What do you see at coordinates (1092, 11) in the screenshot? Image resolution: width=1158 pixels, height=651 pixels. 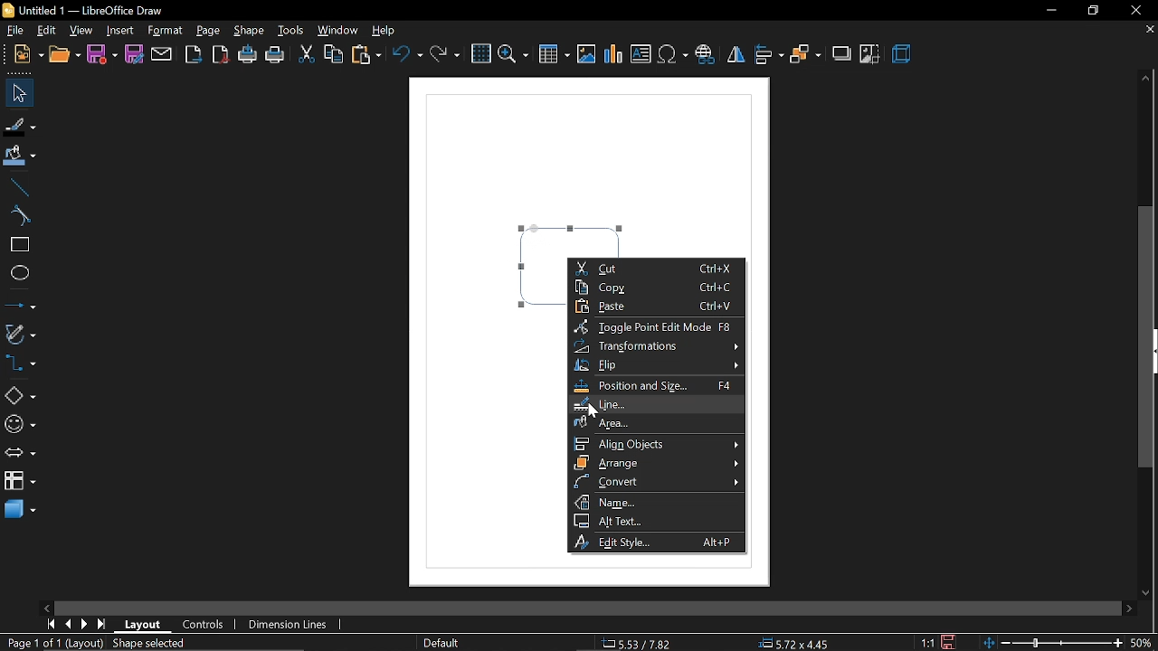 I see `restore down` at bounding box center [1092, 11].